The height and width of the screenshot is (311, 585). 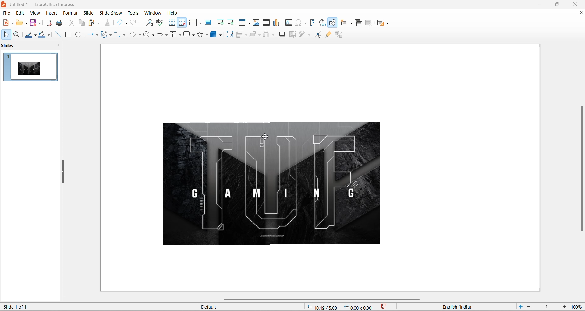 What do you see at coordinates (359, 23) in the screenshot?
I see `duplicate slide` at bounding box center [359, 23].